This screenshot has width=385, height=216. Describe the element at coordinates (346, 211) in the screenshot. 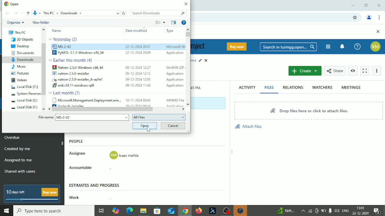

I see `Language` at that location.